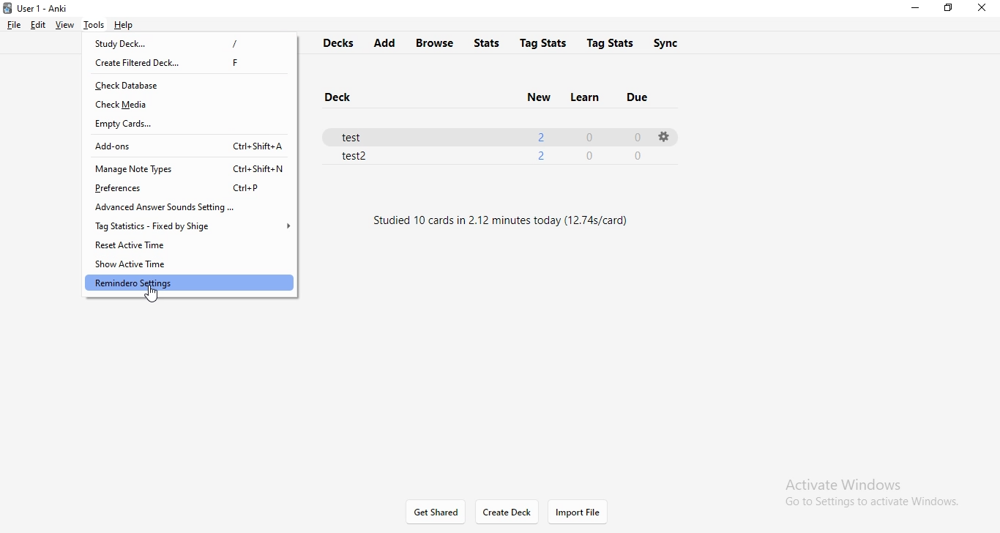 This screenshot has height=533, width=1000. Describe the element at coordinates (42, 9) in the screenshot. I see `Anki` at that location.